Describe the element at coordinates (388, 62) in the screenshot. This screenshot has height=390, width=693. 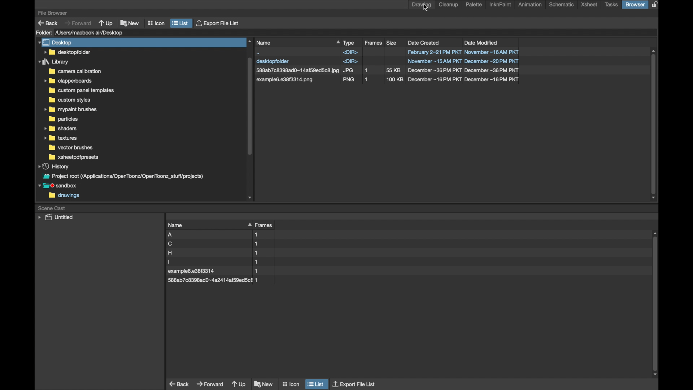
I see `file` at that location.